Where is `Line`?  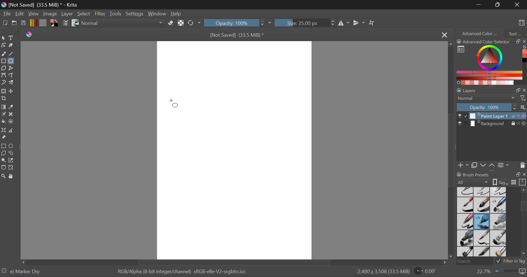 Line is located at coordinates (12, 54).